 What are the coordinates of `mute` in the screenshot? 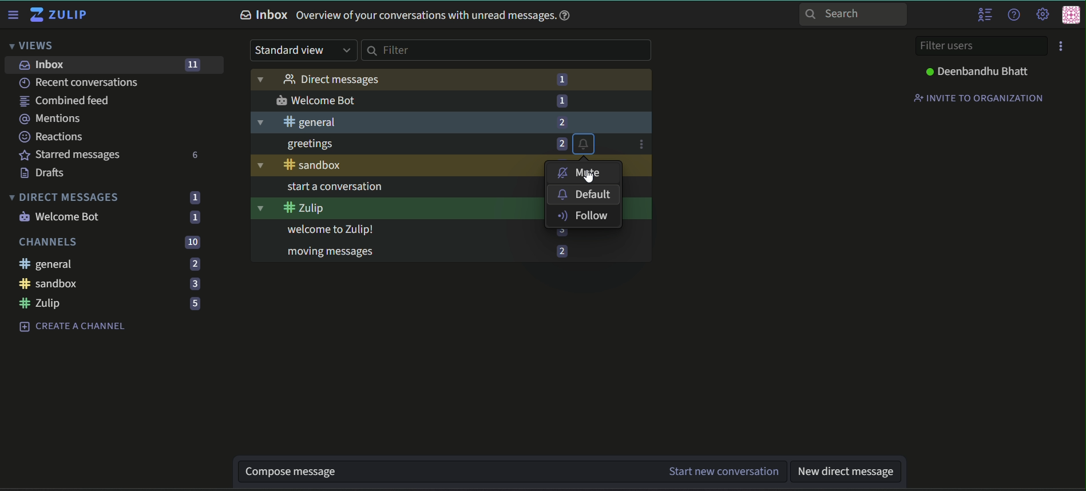 It's located at (585, 171).